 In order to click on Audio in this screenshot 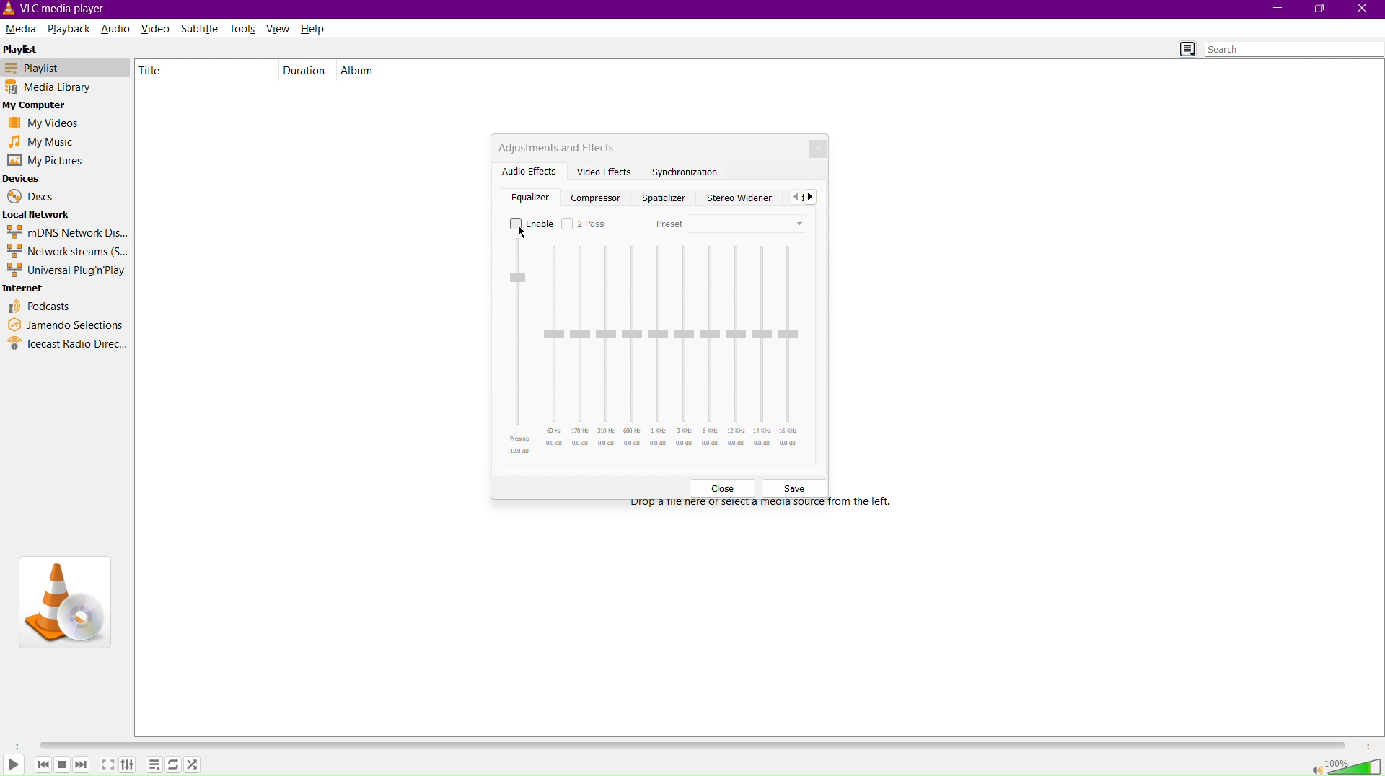, I will do `click(115, 29)`.